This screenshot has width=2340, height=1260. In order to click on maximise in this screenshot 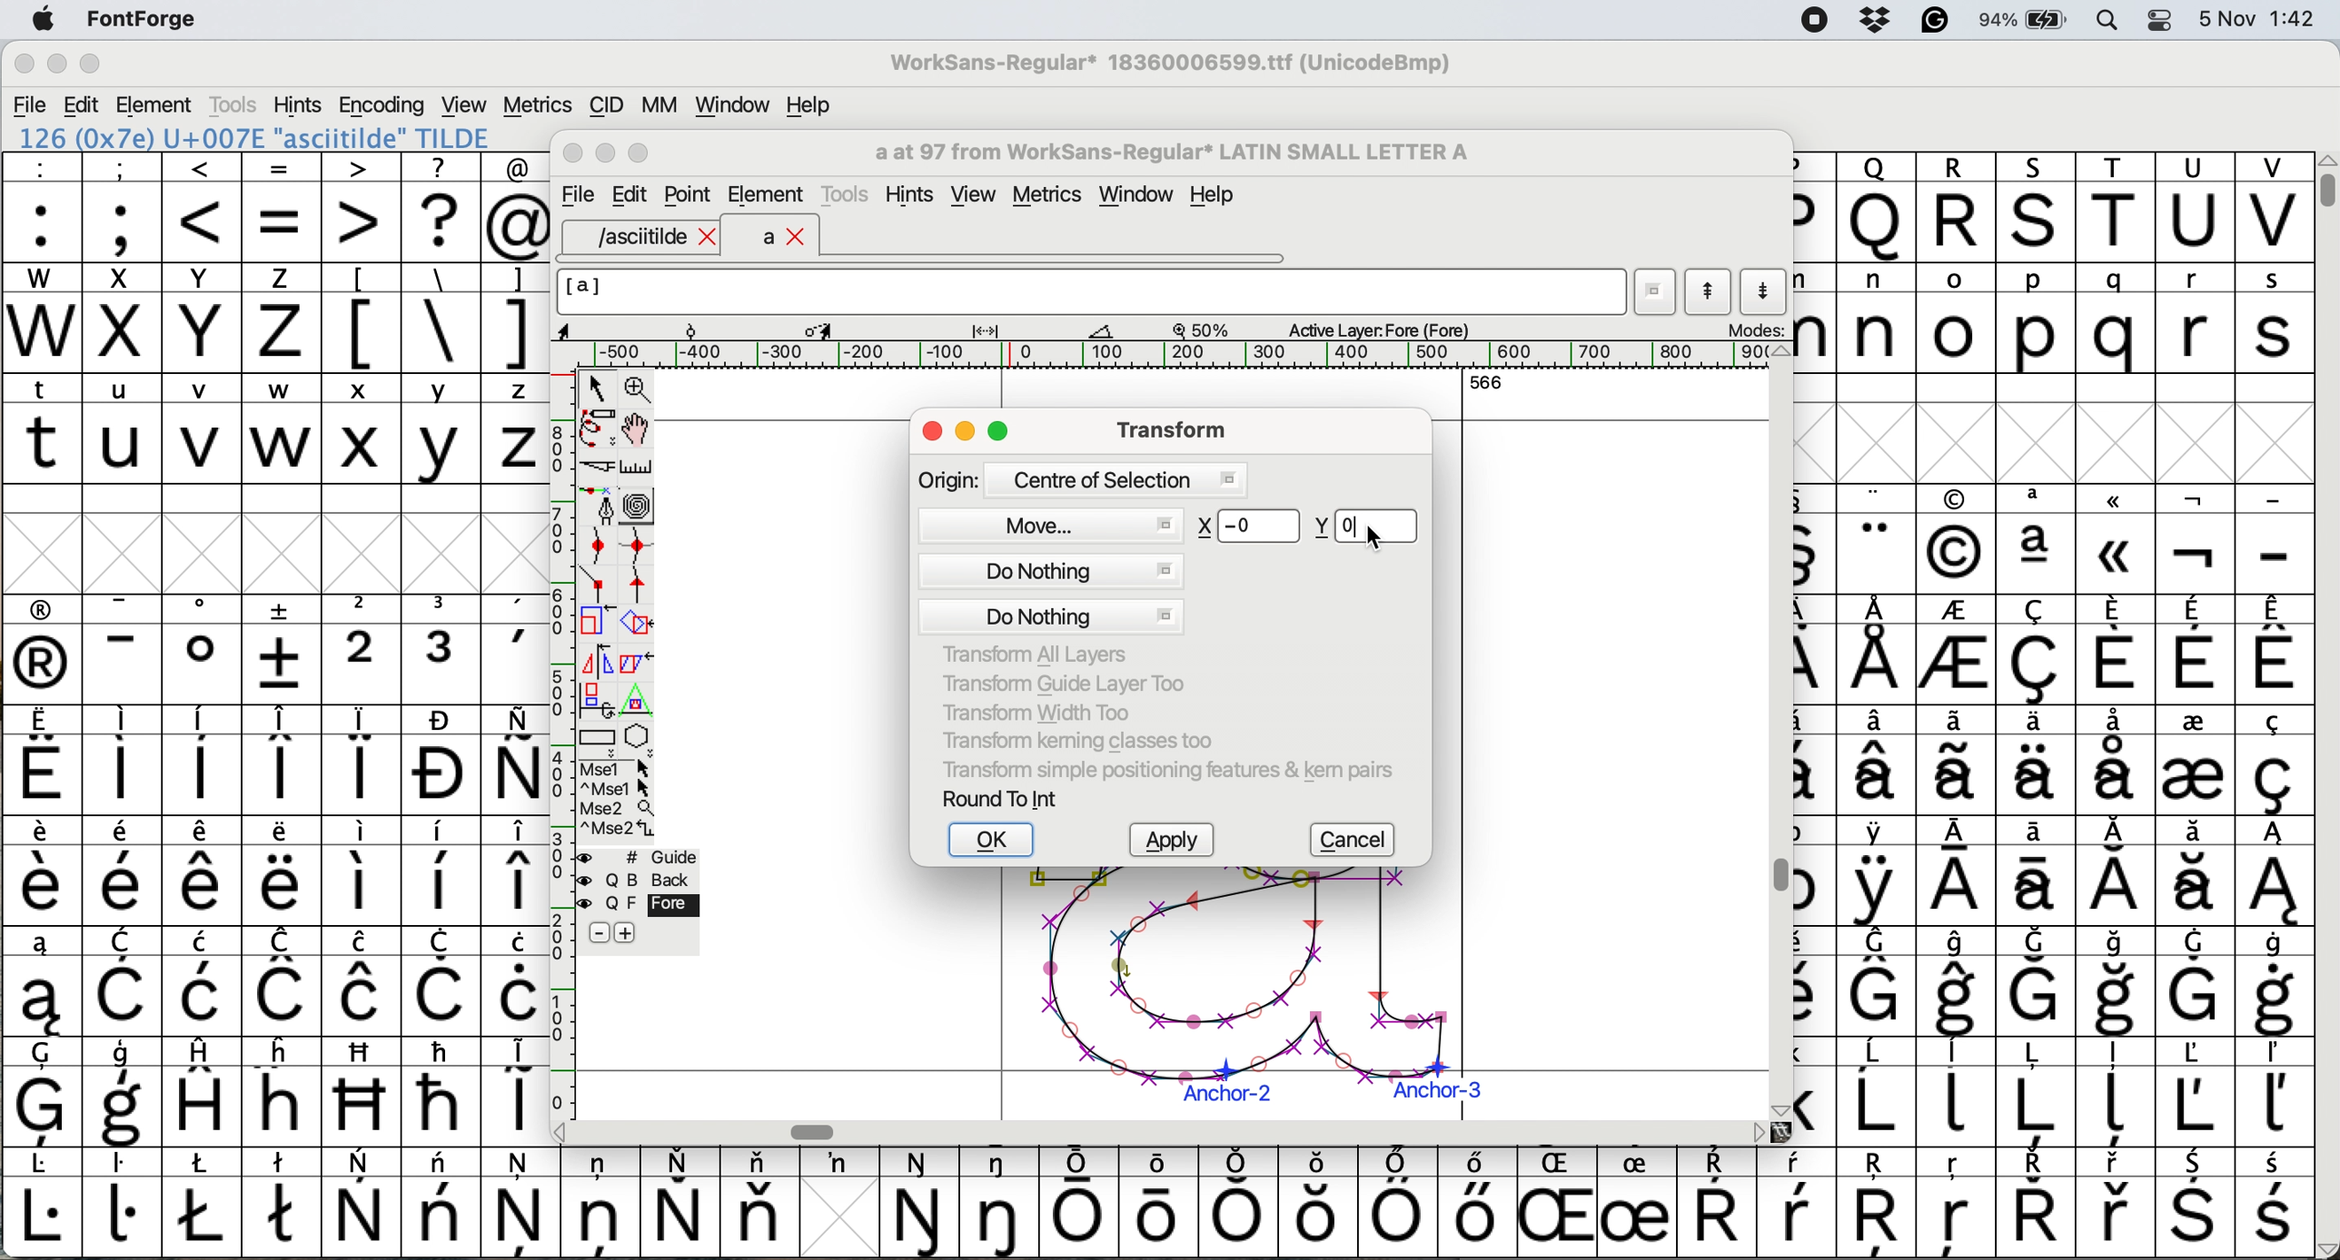, I will do `click(1001, 434)`.